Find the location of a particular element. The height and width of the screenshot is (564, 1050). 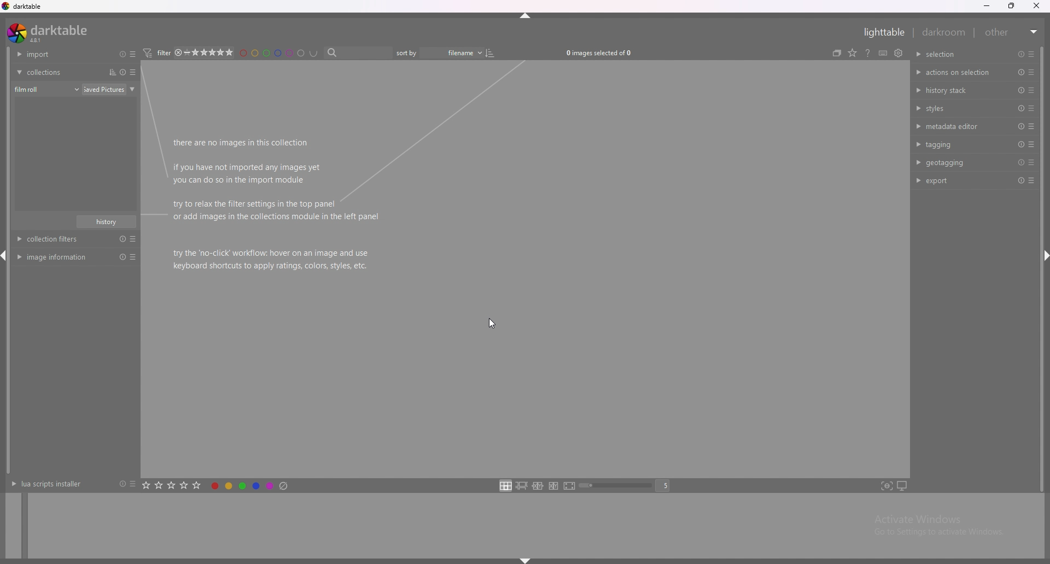

metadata editor is located at coordinates (956, 126).